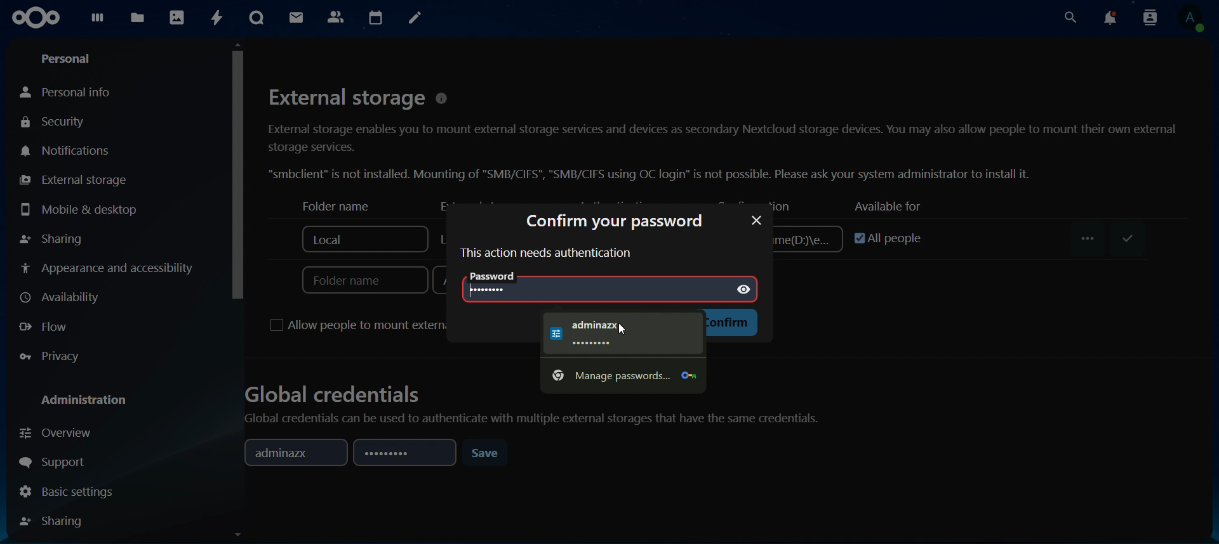 The image size is (1219, 544). I want to click on talk, so click(258, 18).